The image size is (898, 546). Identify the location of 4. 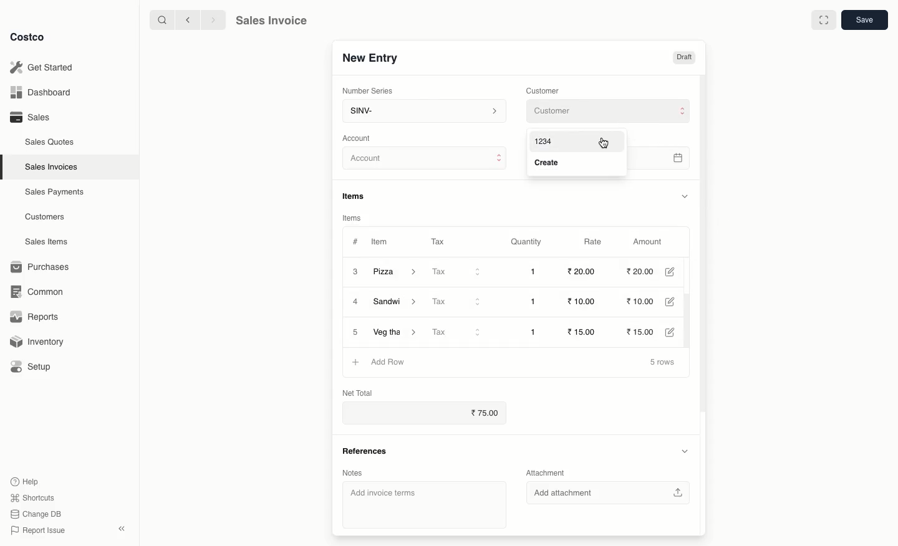
(356, 302).